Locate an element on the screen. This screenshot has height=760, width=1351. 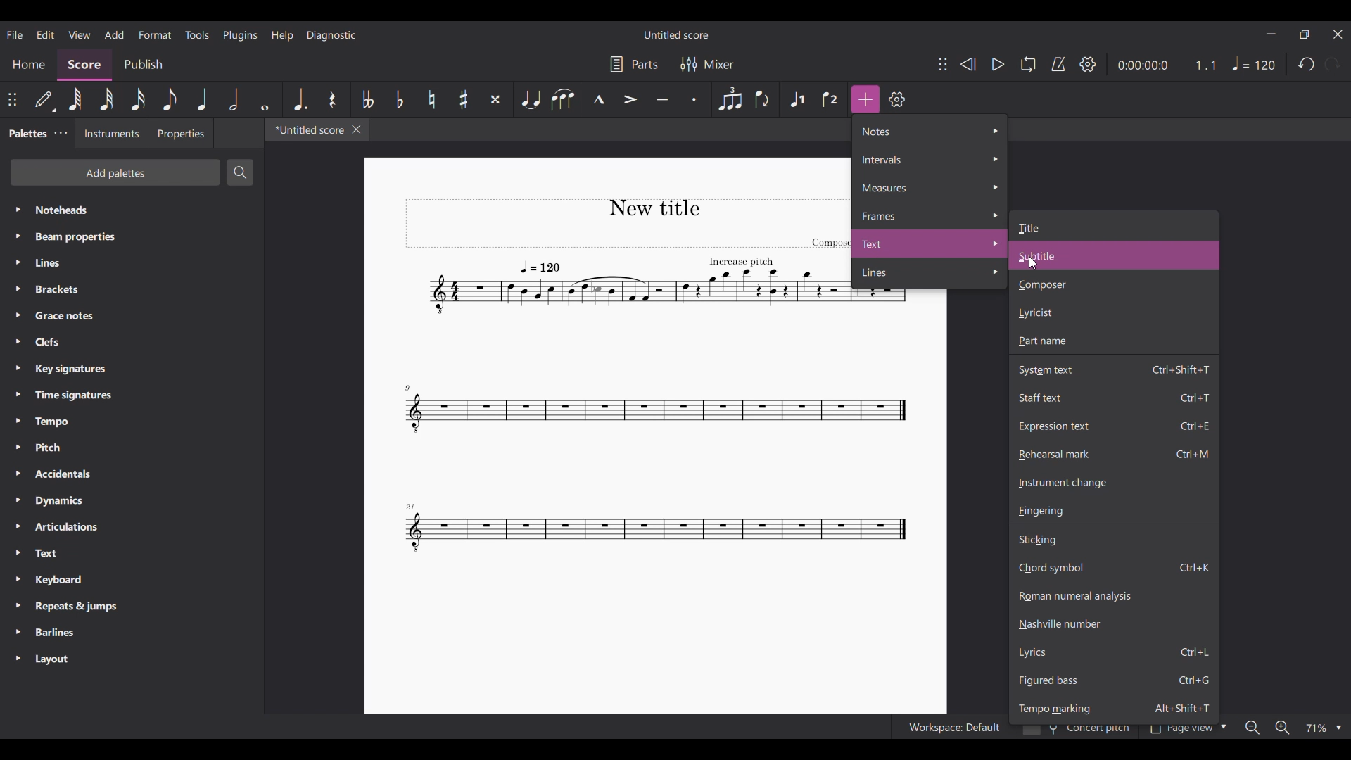
Half note is located at coordinates (234, 99).